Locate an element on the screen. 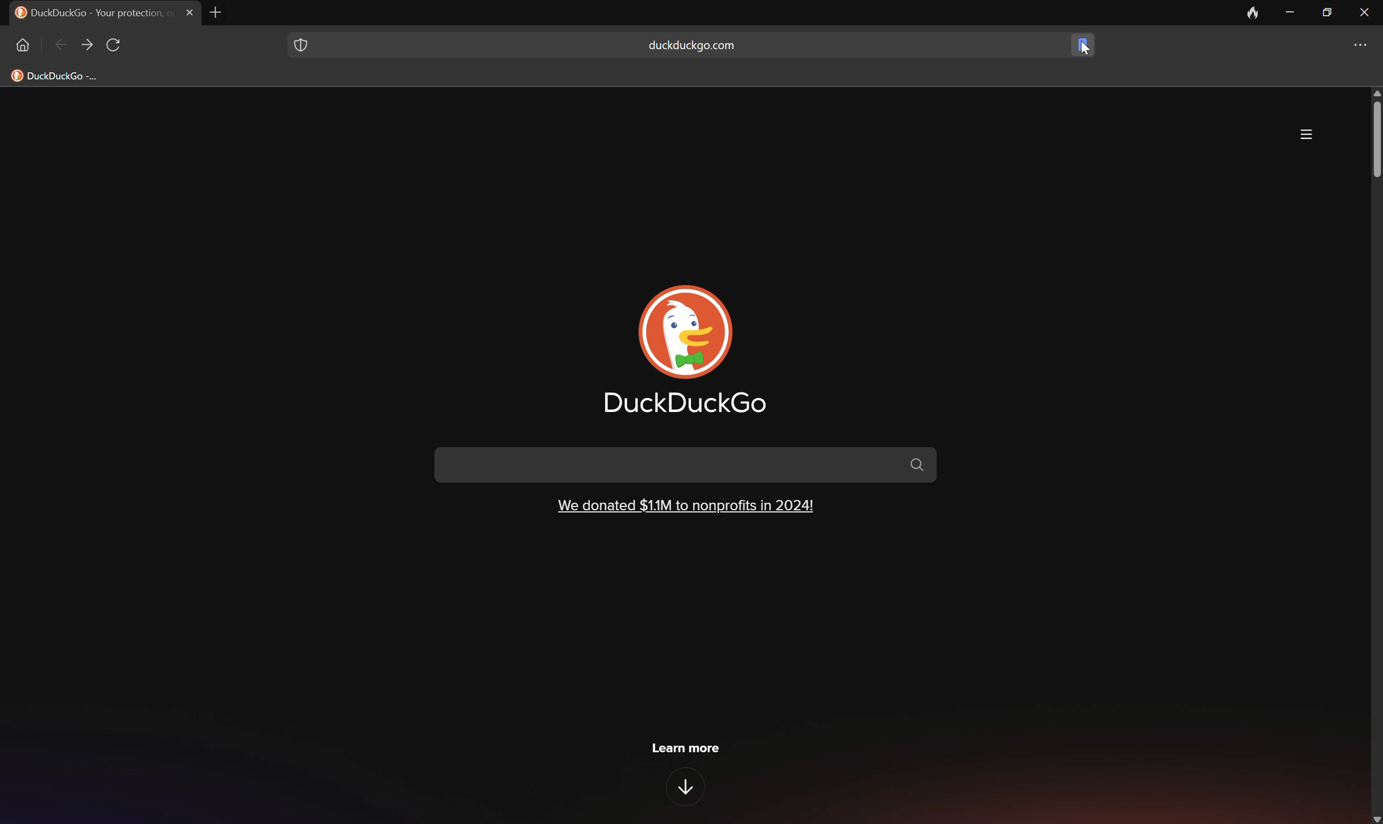 The image size is (1383, 824). Shield is located at coordinates (299, 43).